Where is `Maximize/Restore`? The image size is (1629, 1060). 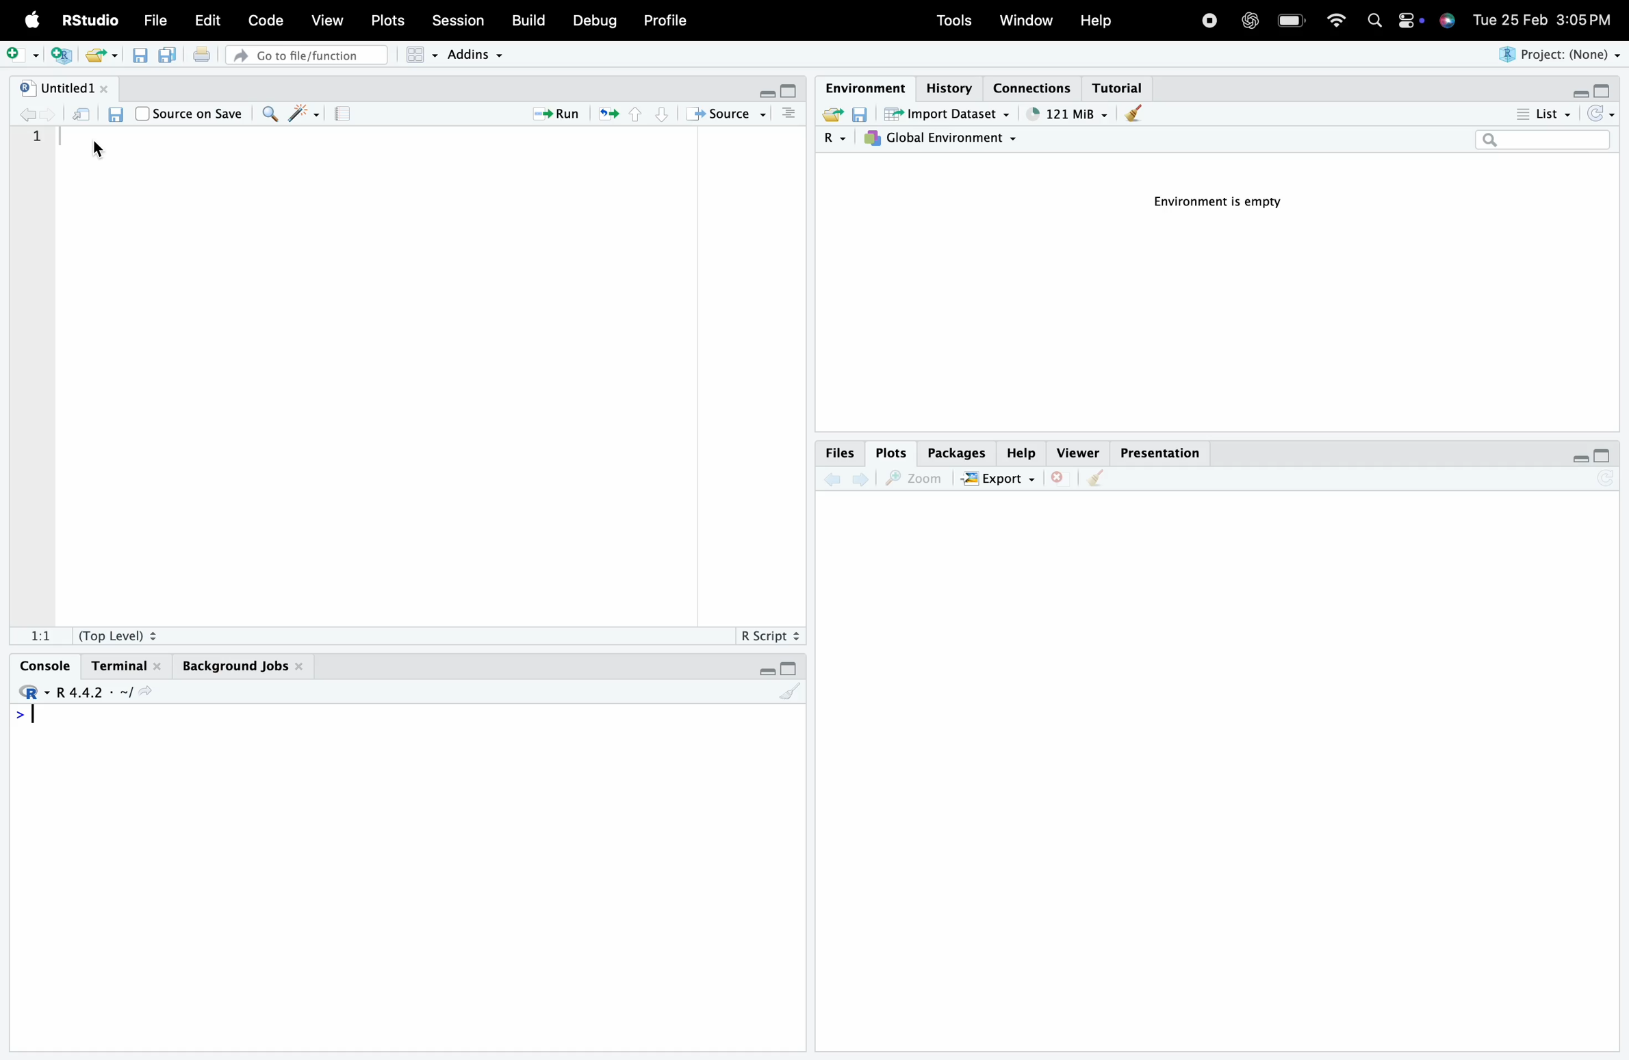 Maximize/Restore is located at coordinates (1603, 88).